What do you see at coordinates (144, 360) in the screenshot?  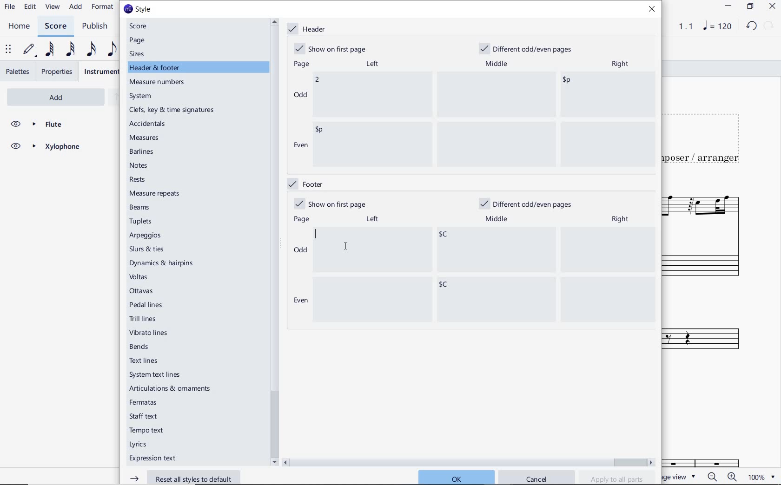 I see `text lines` at bounding box center [144, 360].